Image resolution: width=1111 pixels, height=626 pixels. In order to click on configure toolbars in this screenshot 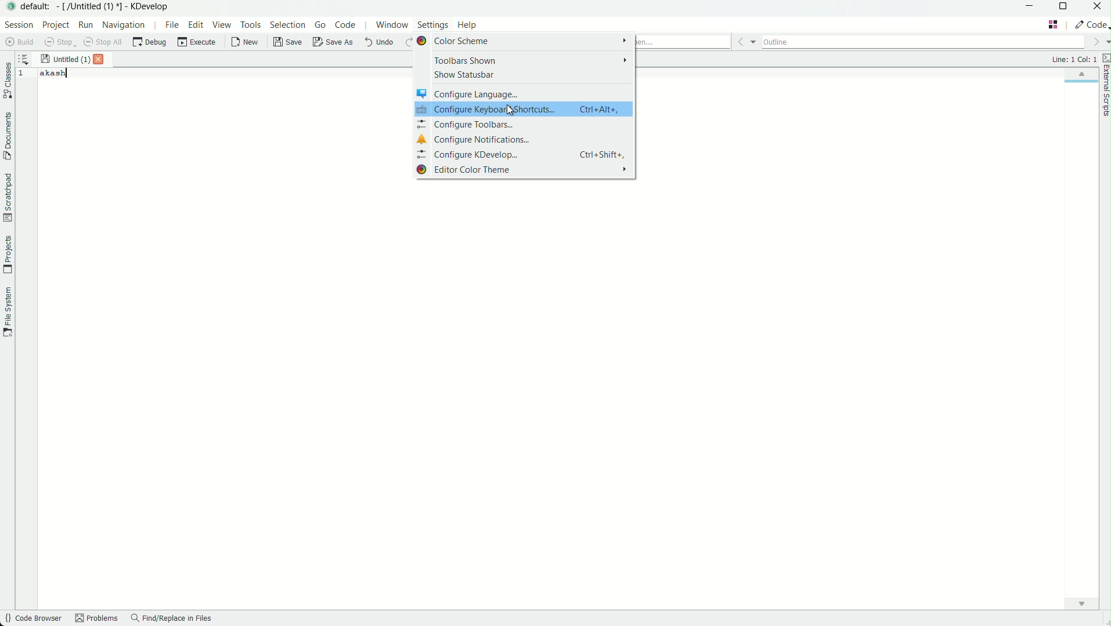, I will do `click(525, 125)`.